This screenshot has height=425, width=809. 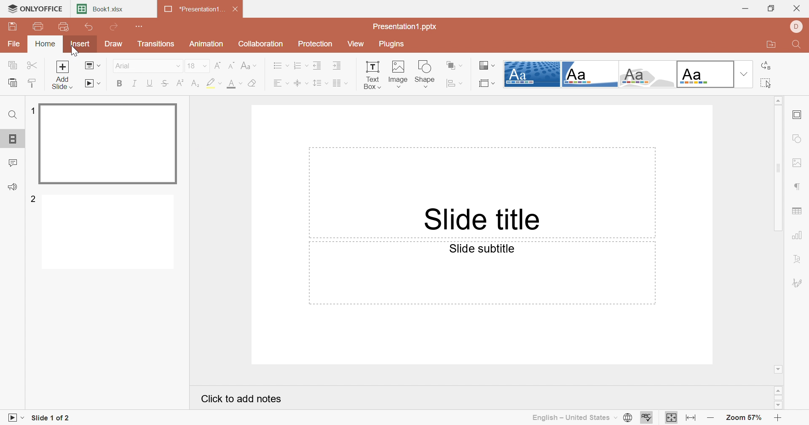 What do you see at coordinates (392, 44) in the screenshot?
I see `Plugins` at bounding box center [392, 44].